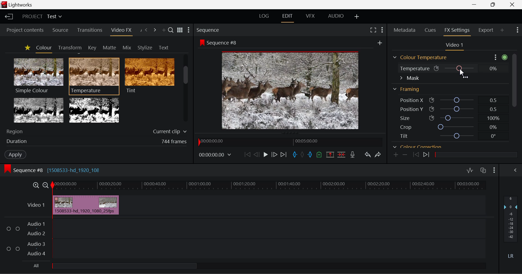  Describe the element at coordinates (43, 48) in the screenshot. I see `Colour` at that location.